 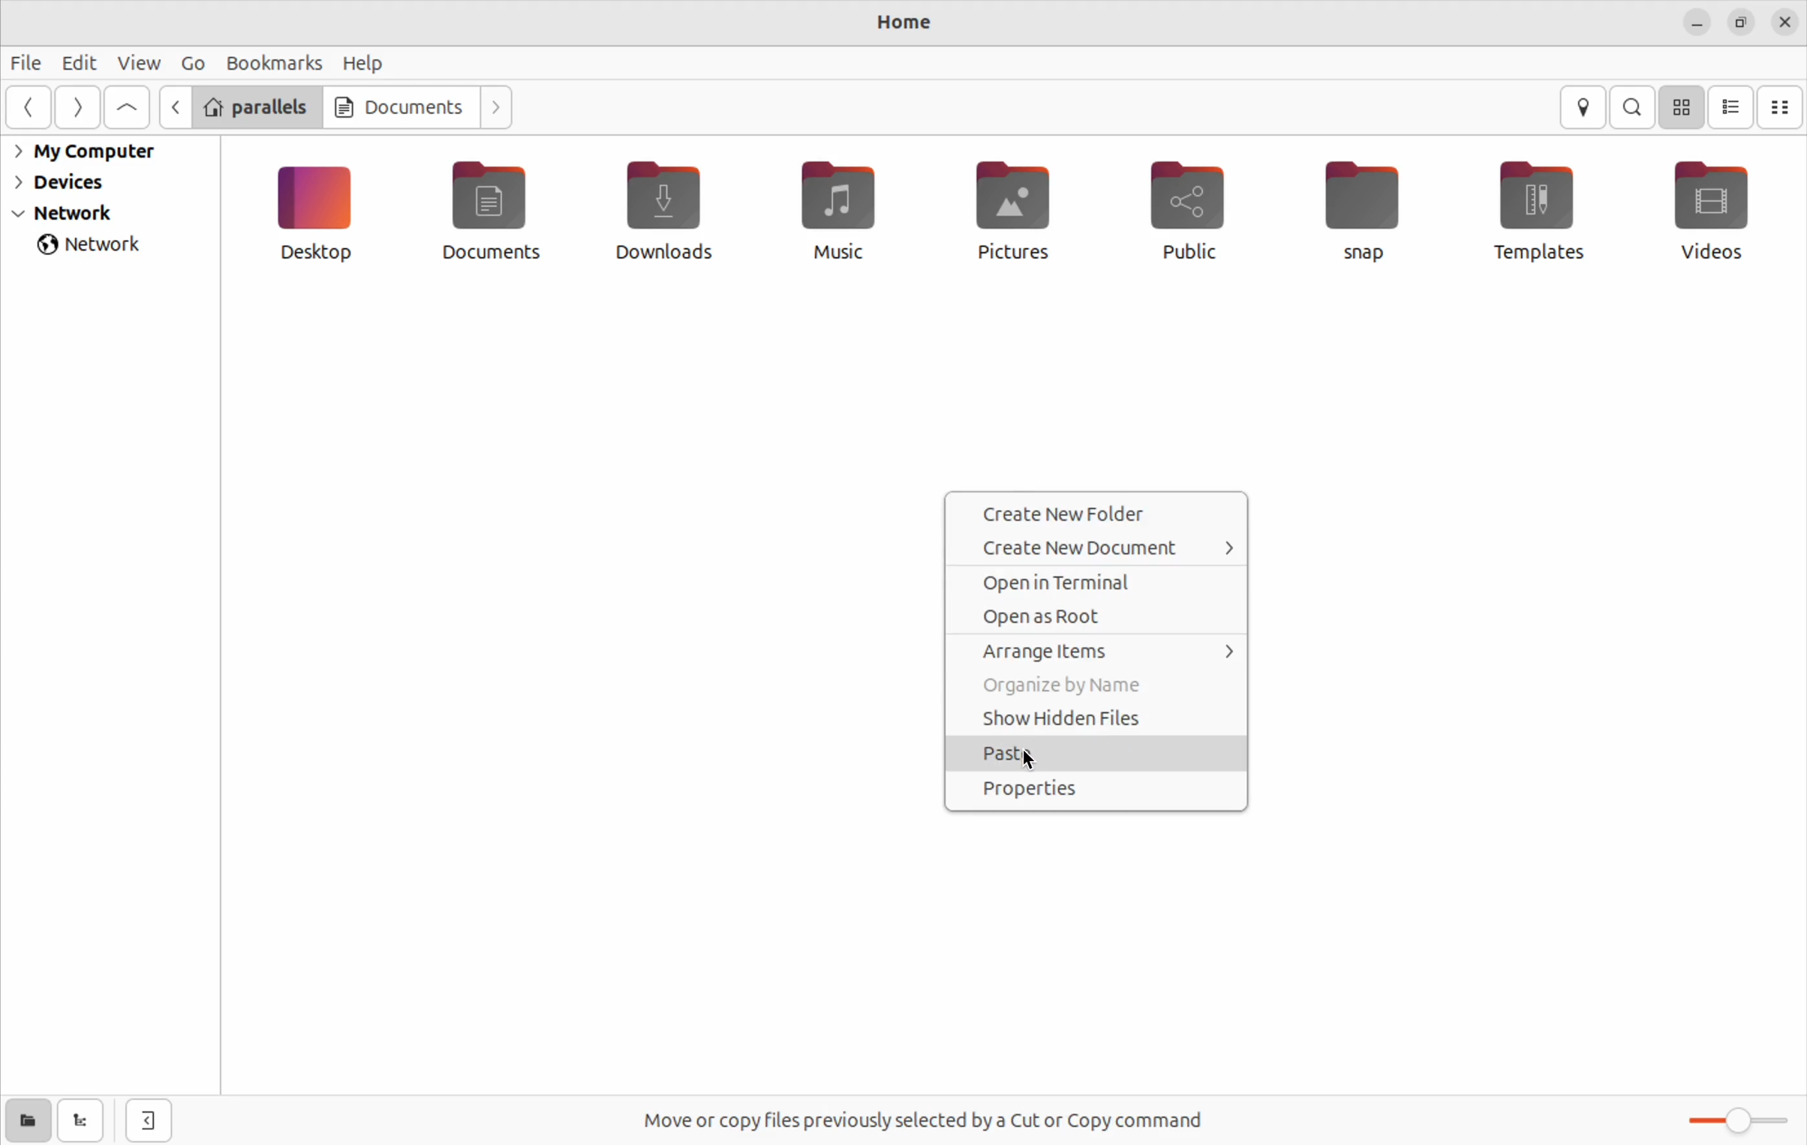 I want to click on bullet view, so click(x=1730, y=106).